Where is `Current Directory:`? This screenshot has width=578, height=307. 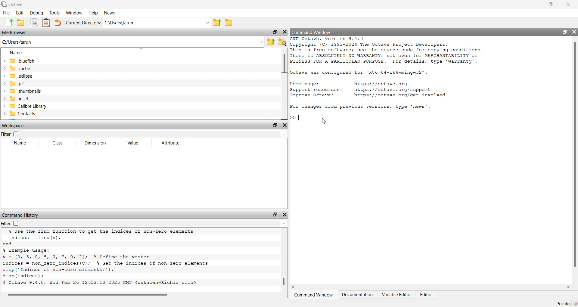 Current Directory: is located at coordinates (84, 22).